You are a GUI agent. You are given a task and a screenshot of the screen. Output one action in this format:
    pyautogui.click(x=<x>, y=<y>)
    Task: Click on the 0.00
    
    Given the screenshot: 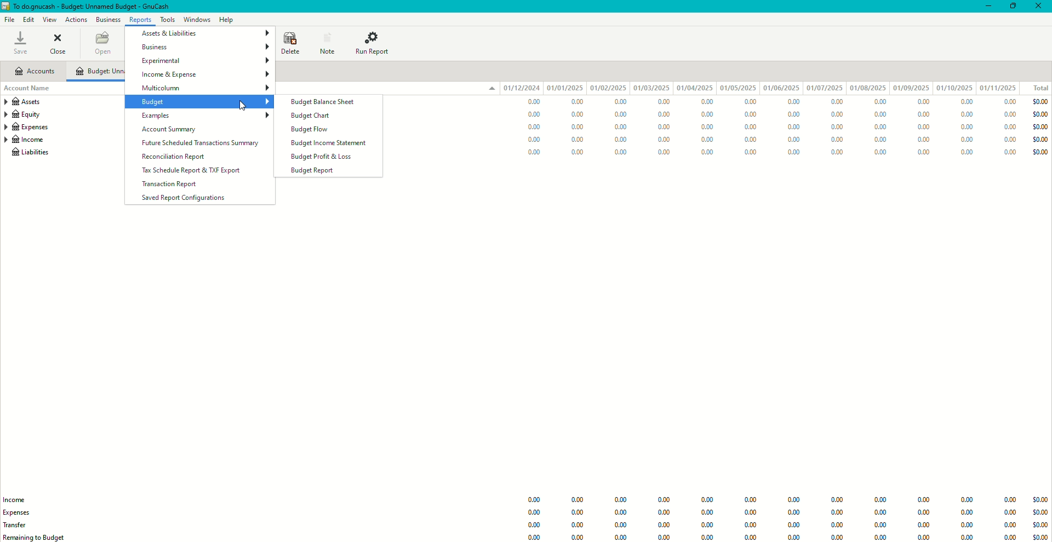 What is the action you would take?
    pyautogui.click(x=967, y=126)
    